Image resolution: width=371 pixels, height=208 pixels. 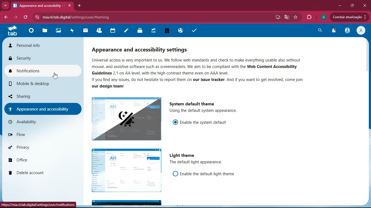 What do you see at coordinates (37, 84) in the screenshot?
I see `mobile & desktop` at bounding box center [37, 84].